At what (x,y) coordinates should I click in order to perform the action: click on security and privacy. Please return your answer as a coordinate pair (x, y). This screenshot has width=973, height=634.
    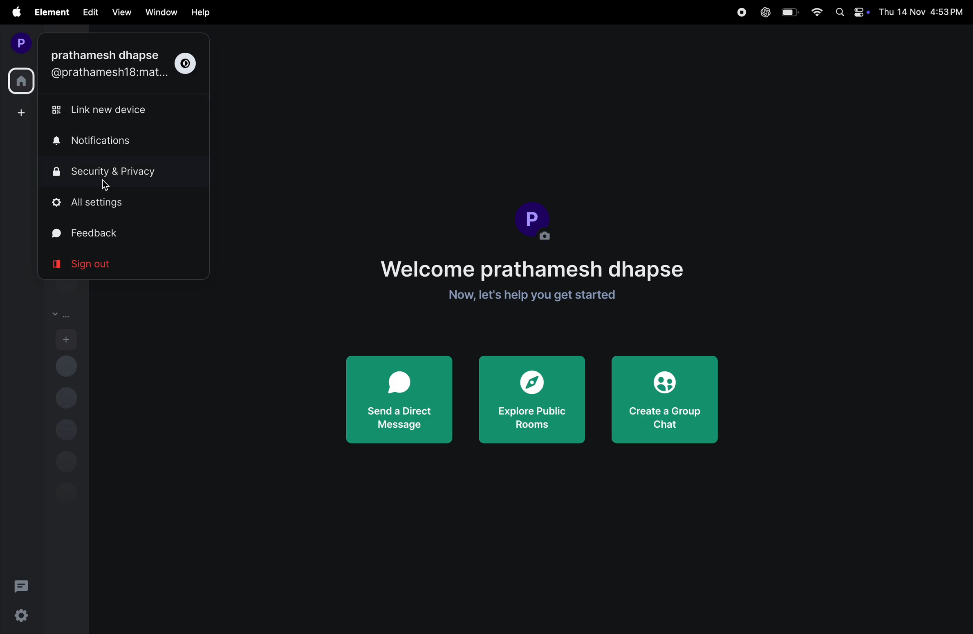
    Looking at the image, I should click on (120, 172).